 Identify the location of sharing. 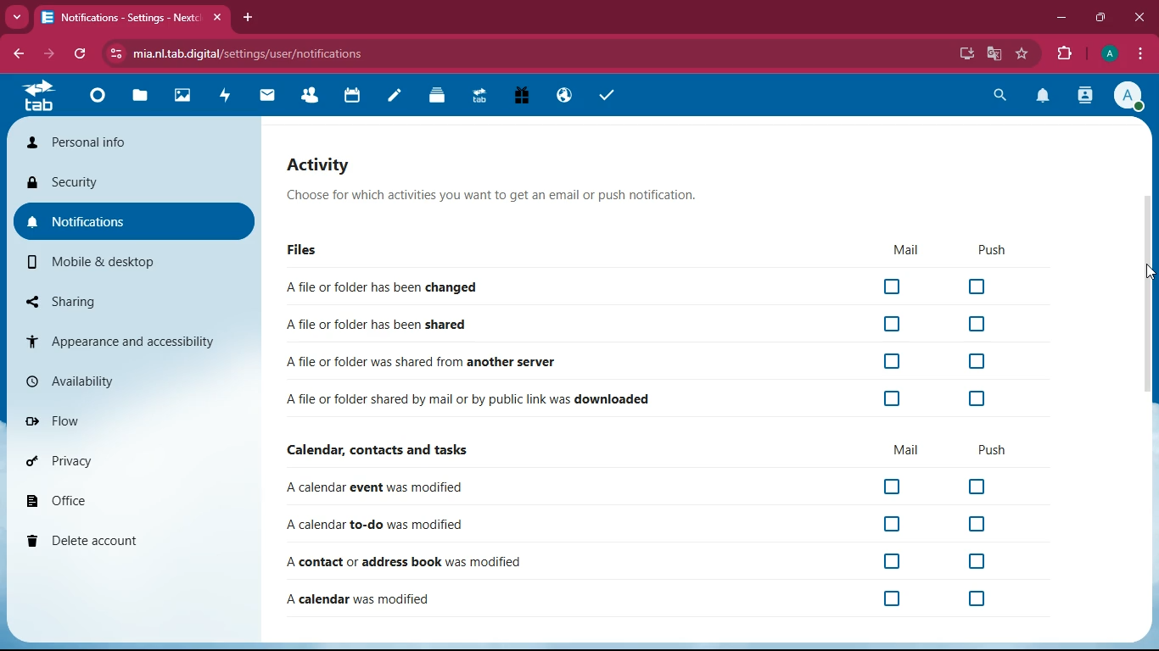
(129, 301).